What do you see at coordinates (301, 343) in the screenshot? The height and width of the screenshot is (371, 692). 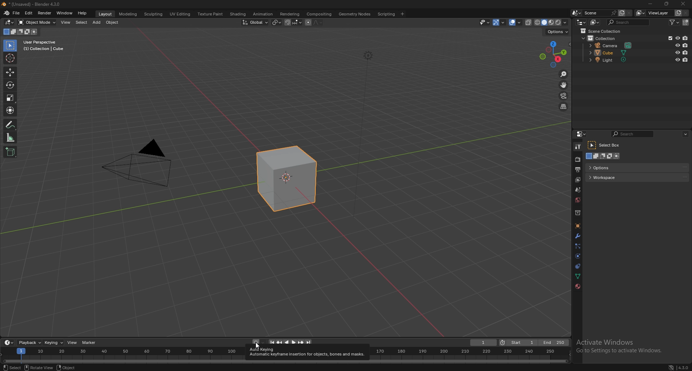 I see `jump to key frame` at bounding box center [301, 343].